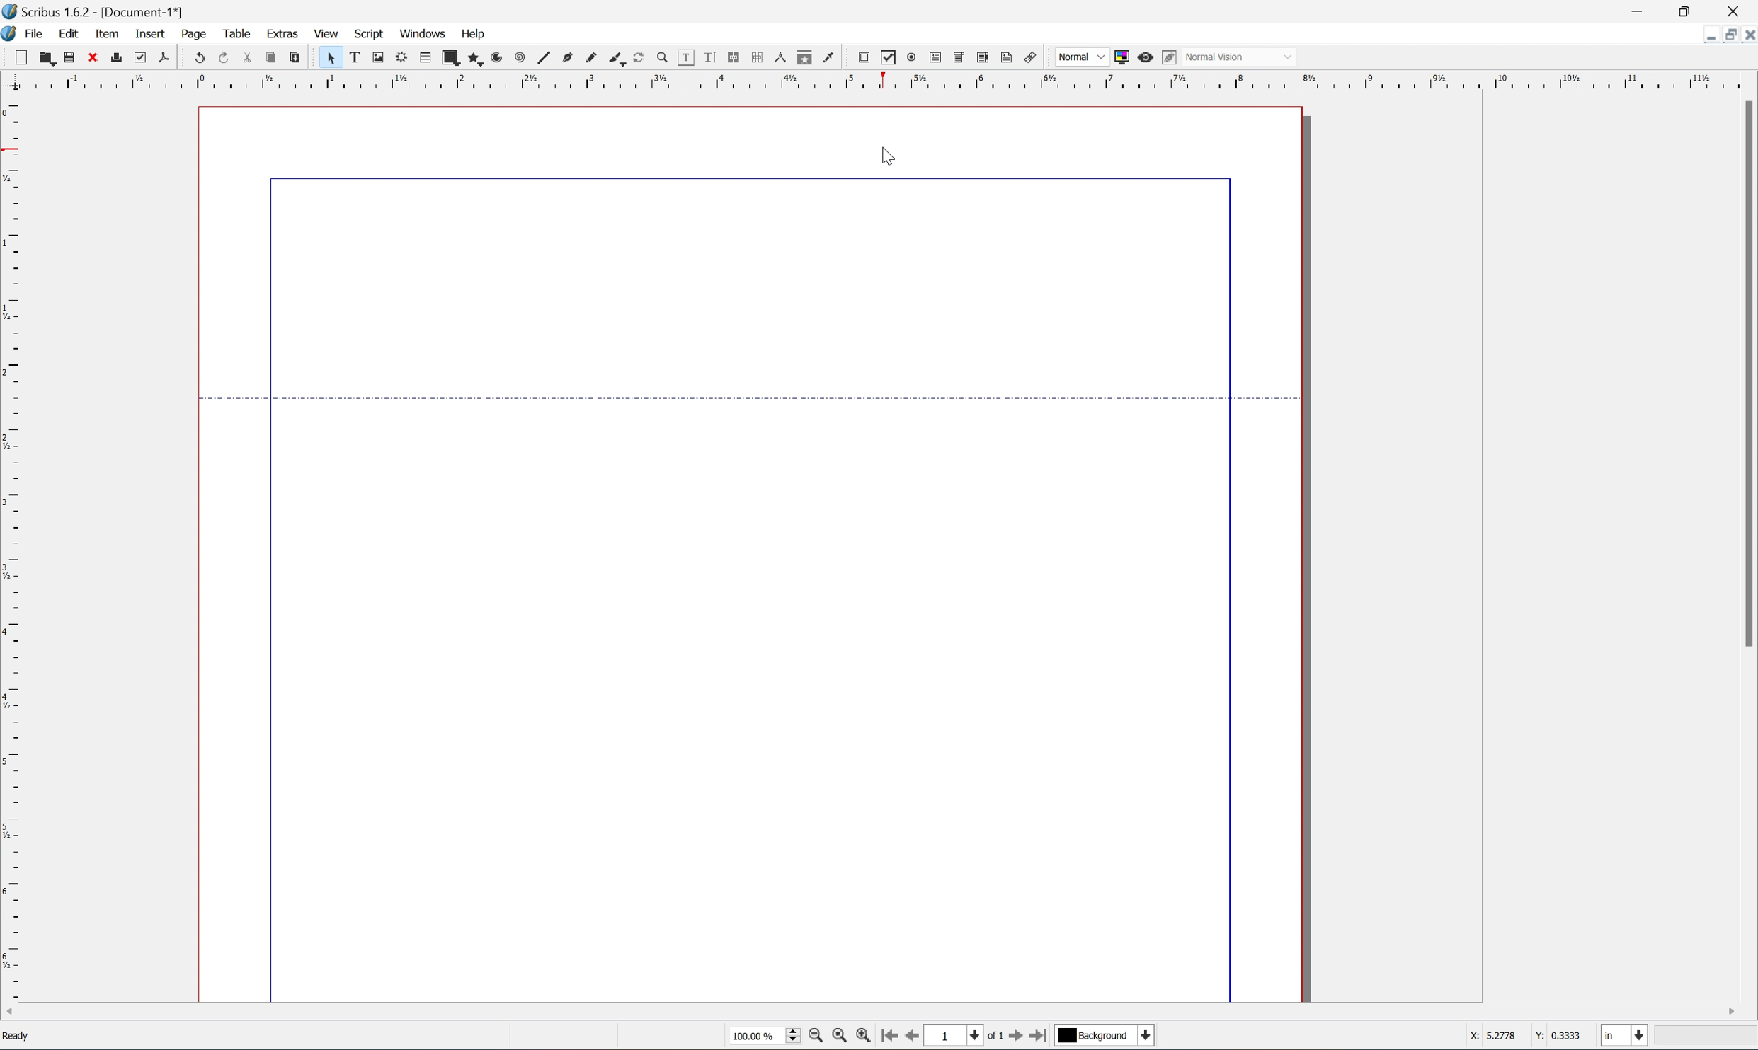  What do you see at coordinates (373, 33) in the screenshot?
I see `script` at bounding box center [373, 33].